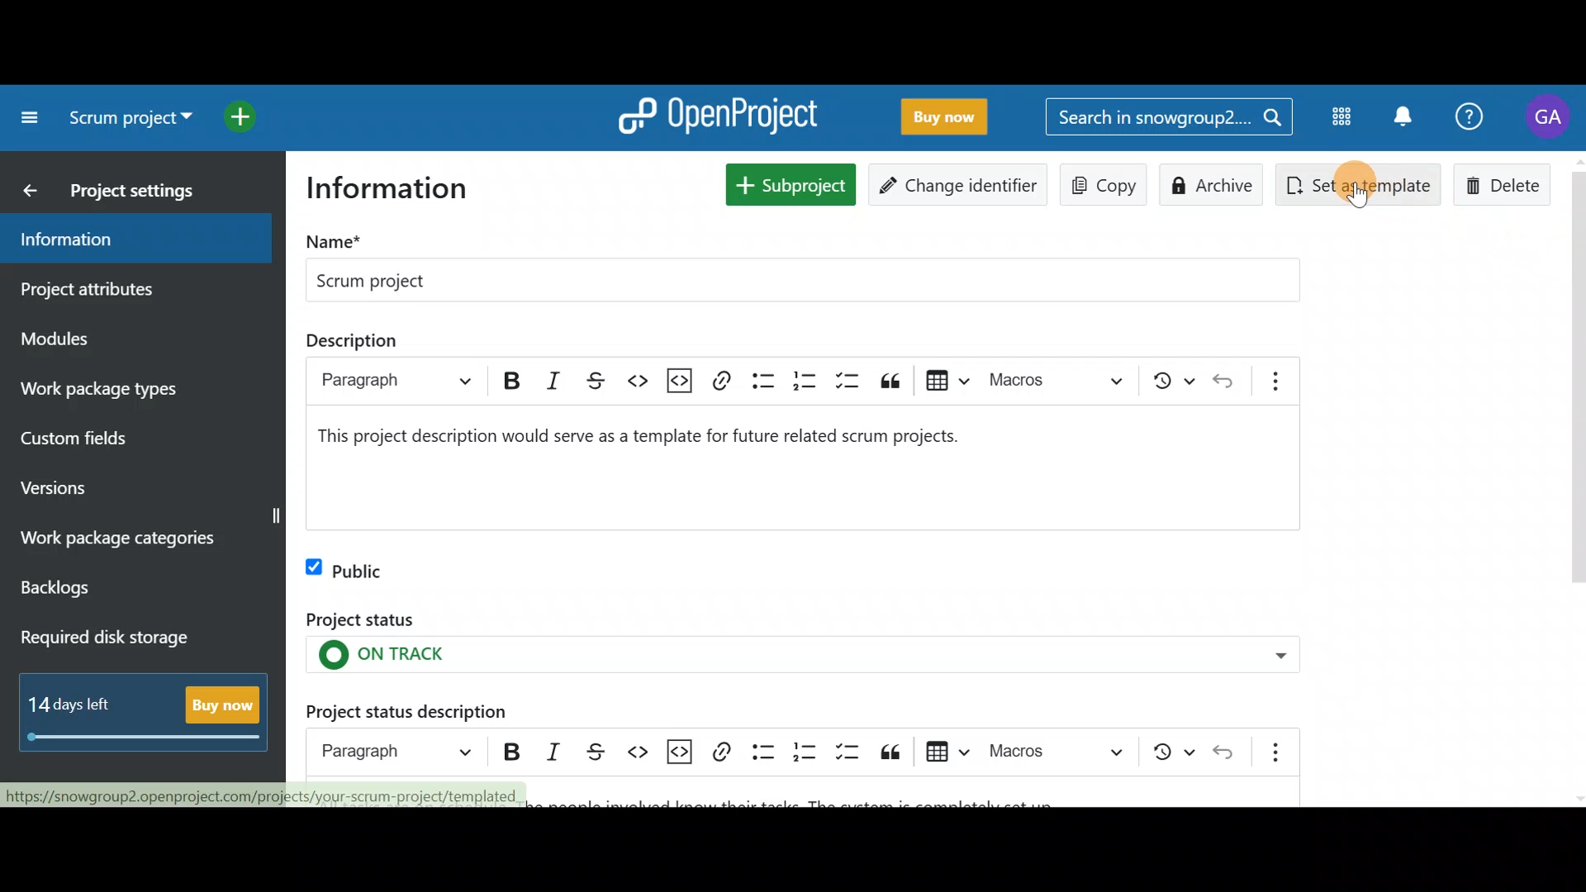  What do you see at coordinates (256, 118) in the screenshot?
I see `Open quick add menu` at bounding box center [256, 118].